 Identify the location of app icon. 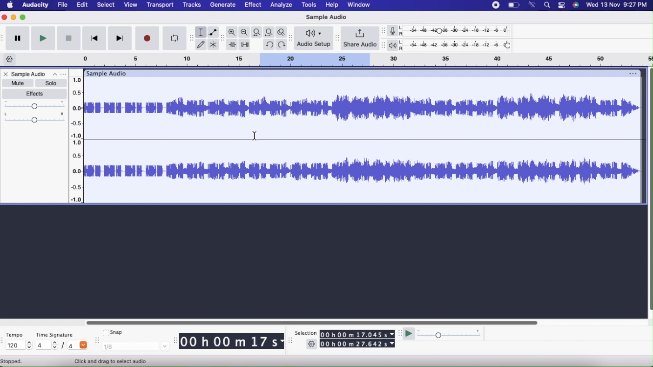
(560, 5).